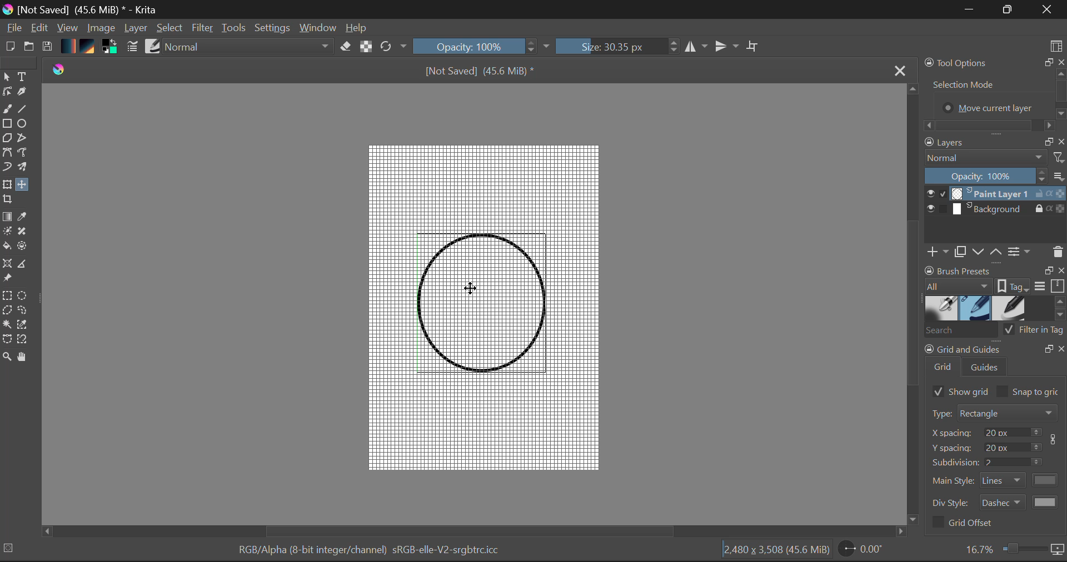  Describe the element at coordinates (27, 154) in the screenshot. I see `Freehand Path Tool` at that location.